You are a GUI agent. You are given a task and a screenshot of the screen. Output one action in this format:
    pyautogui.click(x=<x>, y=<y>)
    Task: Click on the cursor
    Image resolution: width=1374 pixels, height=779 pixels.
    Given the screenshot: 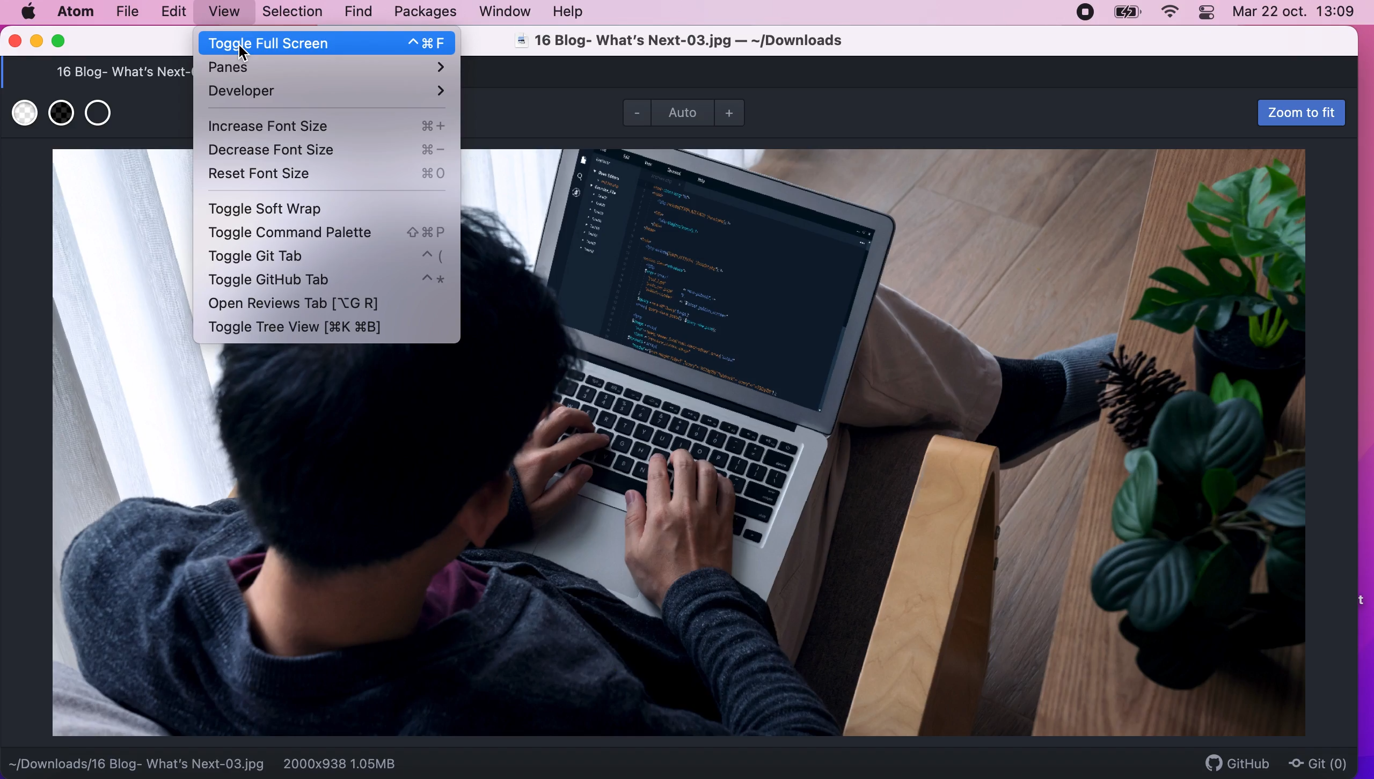 What is the action you would take?
    pyautogui.click(x=246, y=54)
    